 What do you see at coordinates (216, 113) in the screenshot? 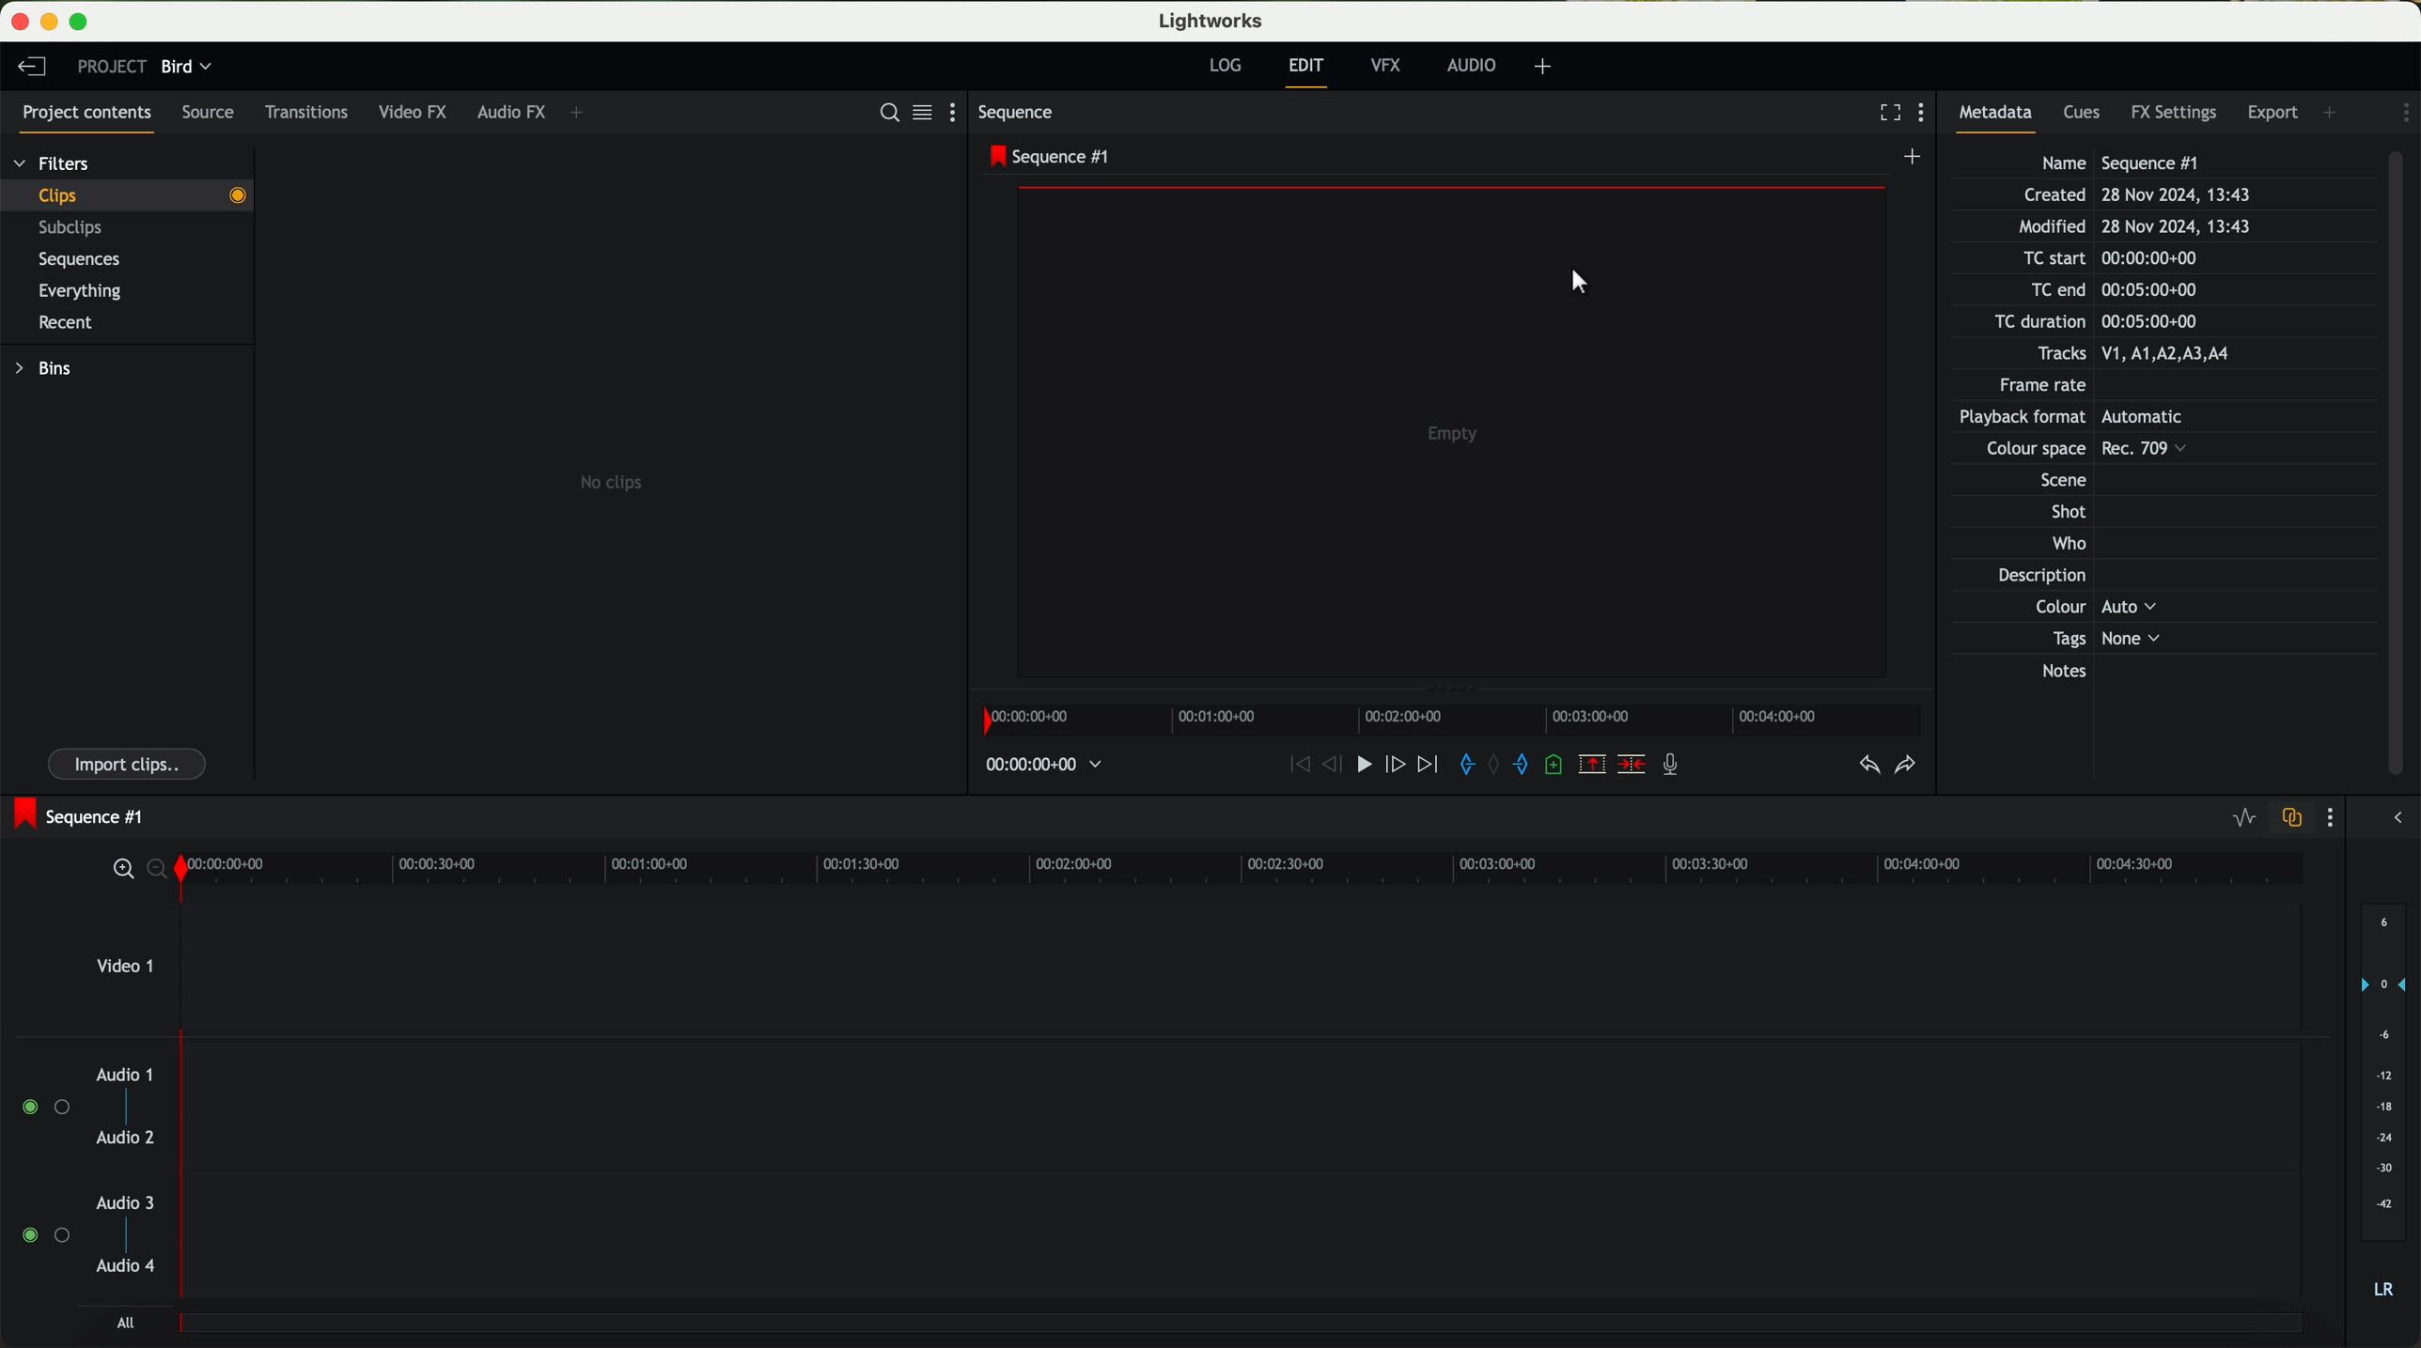
I see `source` at bounding box center [216, 113].